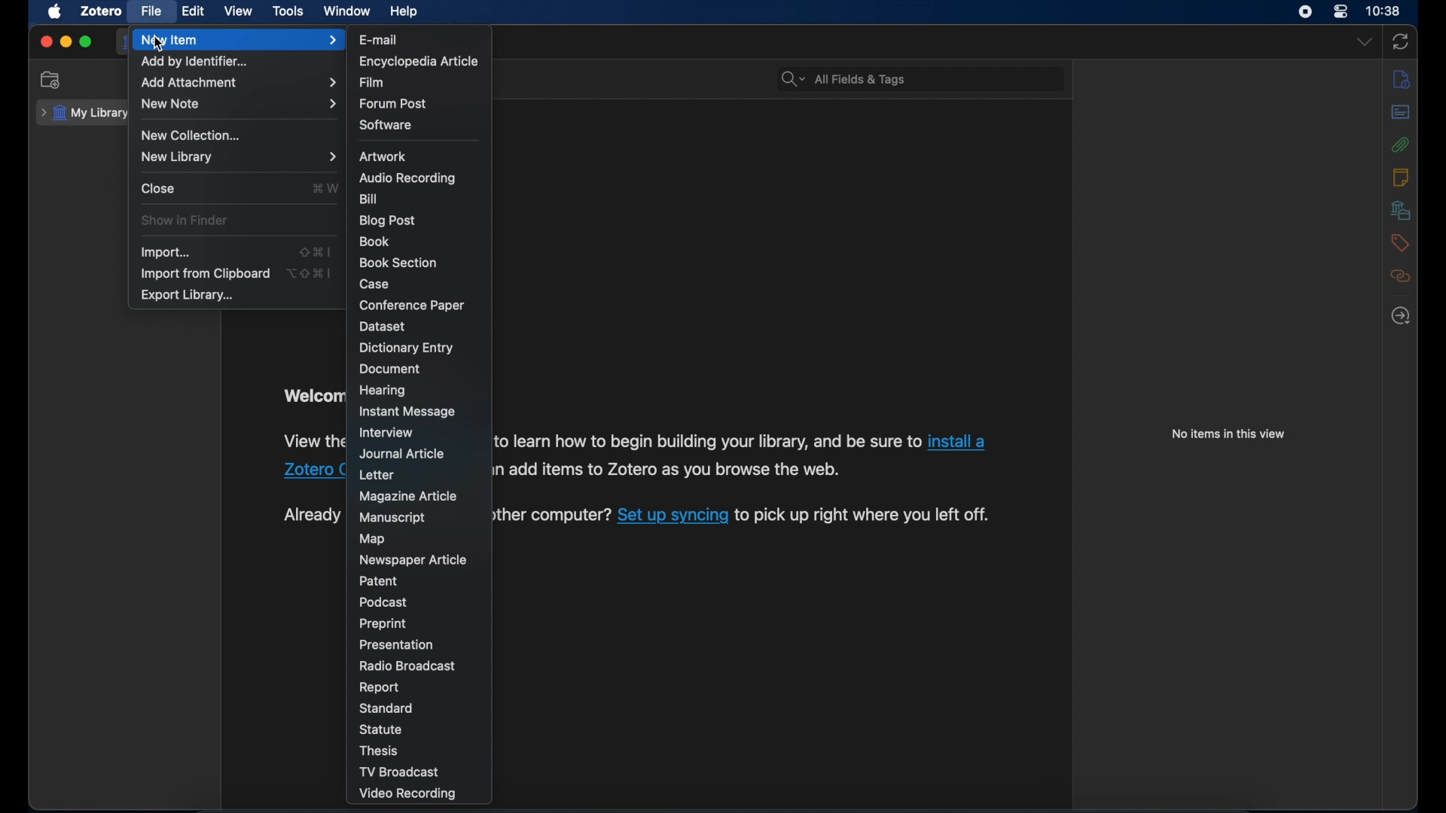 The height and width of the screenshot is (813, 1446). What do you see at coordinates (387, 709) in the screenshot?
I see `standard` at bounding box center [387, 709].